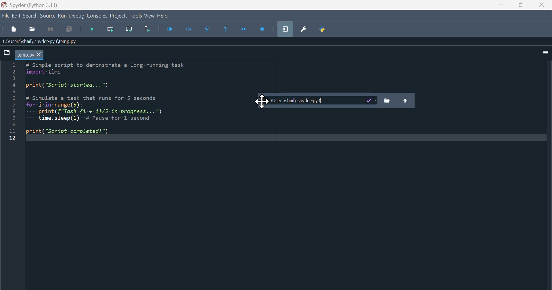 The height and width of the screenshot is (290, 552). I want to click on Edit, so click(17, 16).